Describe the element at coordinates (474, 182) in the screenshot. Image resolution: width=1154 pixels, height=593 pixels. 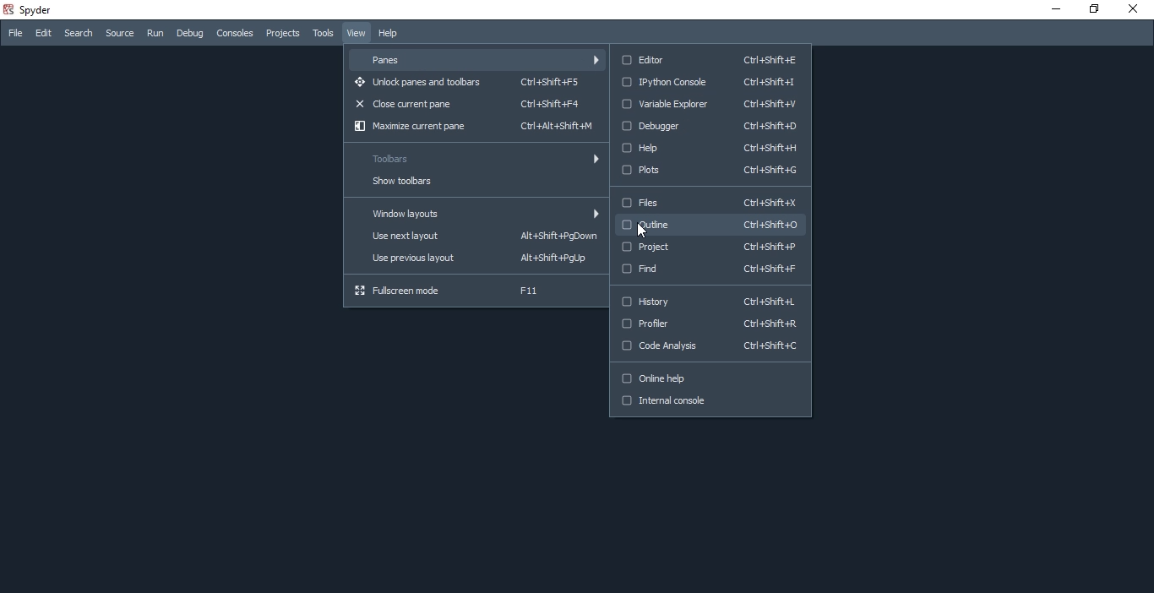
I see `Show toolbars` at that location.